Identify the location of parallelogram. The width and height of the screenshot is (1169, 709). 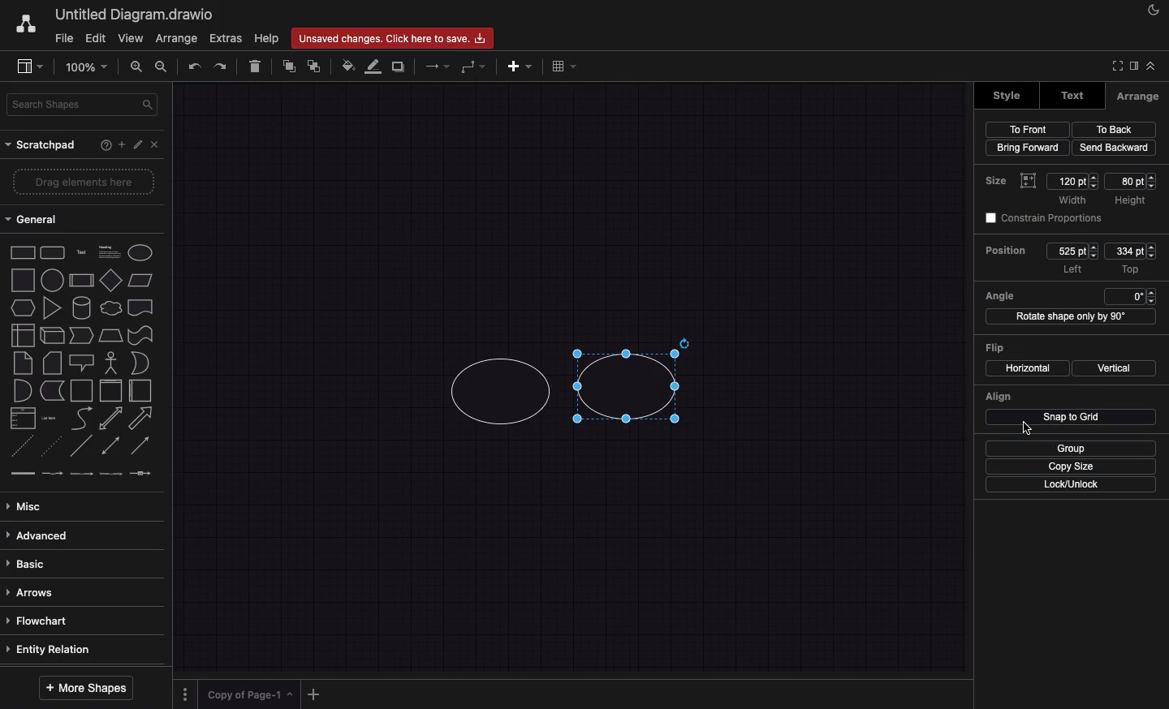
(142, 281).